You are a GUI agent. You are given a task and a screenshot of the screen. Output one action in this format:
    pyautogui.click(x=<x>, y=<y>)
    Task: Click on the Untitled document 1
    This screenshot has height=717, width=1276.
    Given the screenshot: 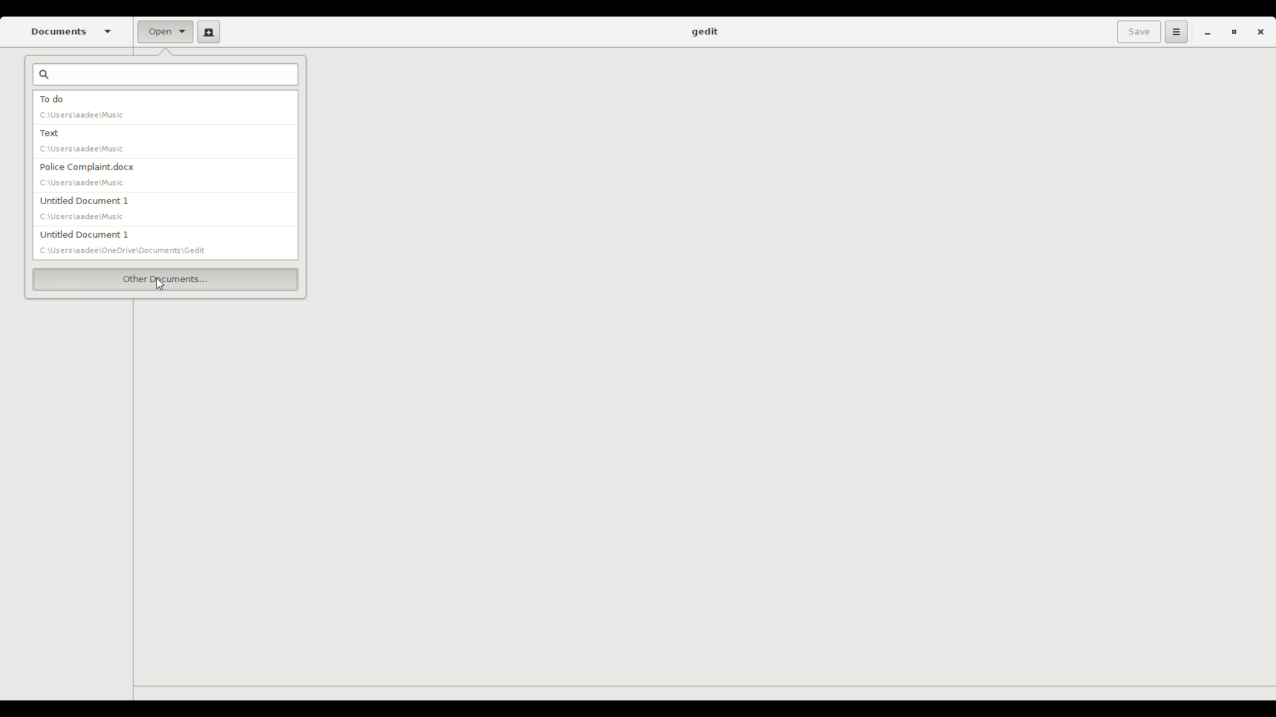 What is the action you would take?
    pyautogui.click(x=80, y=208)
    